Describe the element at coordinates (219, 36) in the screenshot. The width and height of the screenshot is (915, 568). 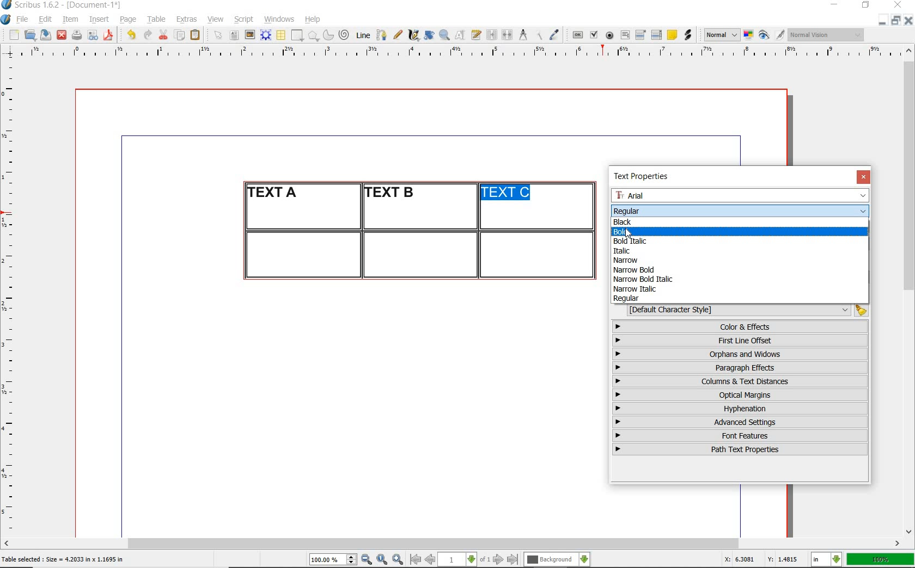
I see `select` at that location.